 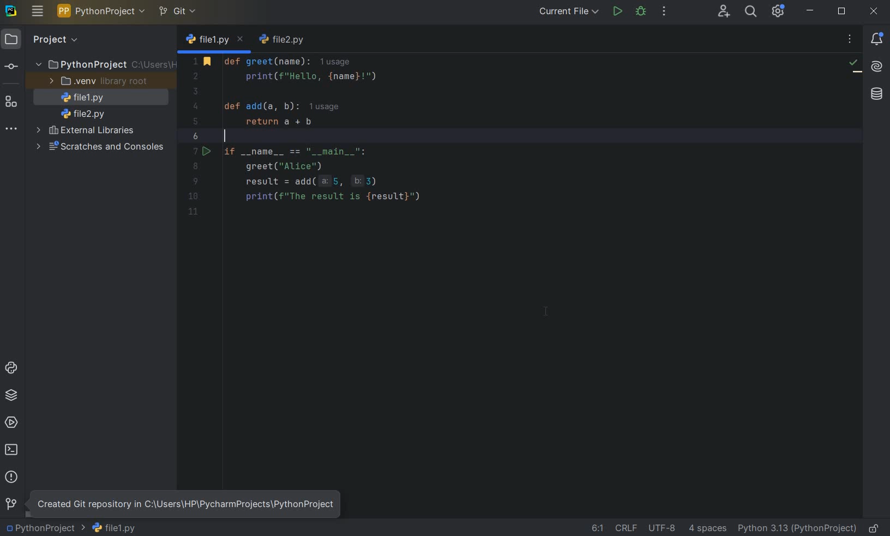 What do you see at coordinates (723, 13) in the screenshot?
I see `code with me` at bounding box center [723, 13].